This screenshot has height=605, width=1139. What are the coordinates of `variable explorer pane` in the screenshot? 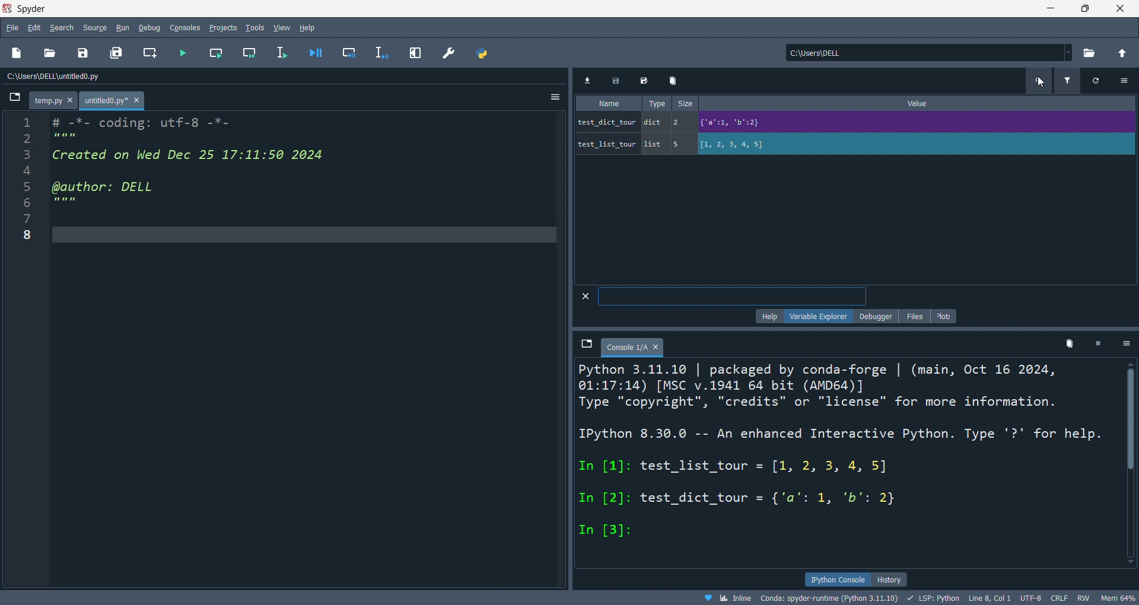 It's located at (853, 190).